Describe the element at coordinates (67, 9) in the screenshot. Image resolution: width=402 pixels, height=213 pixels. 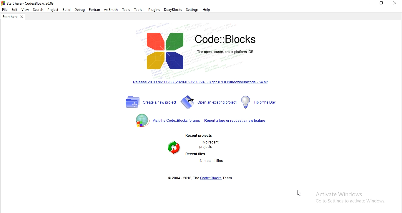
I see `Build` at that location.